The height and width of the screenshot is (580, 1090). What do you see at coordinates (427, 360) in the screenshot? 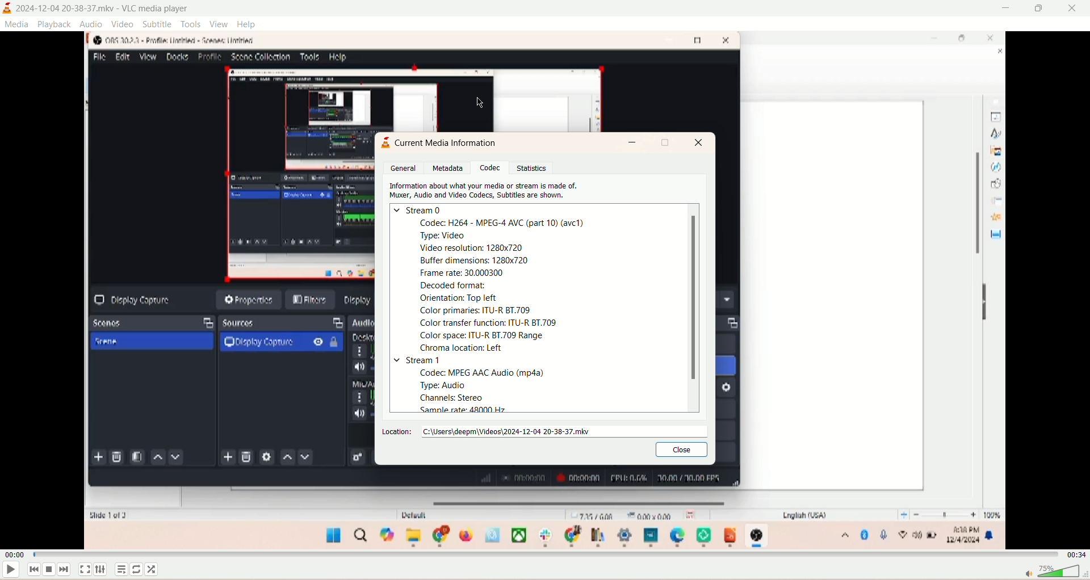
I see `stream 1` at bounding box center [427, 360].